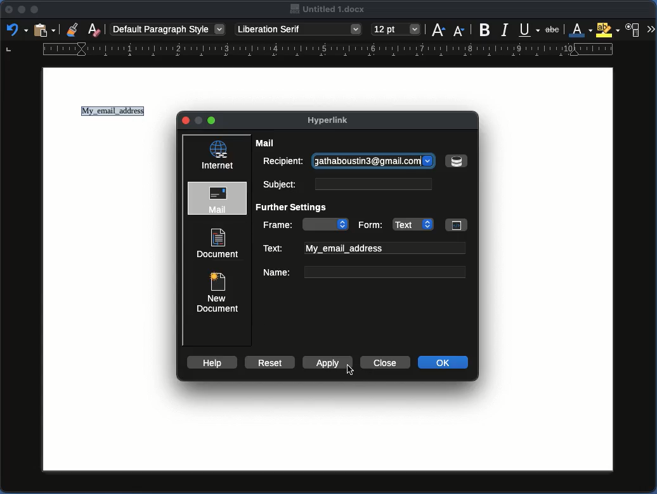  What do you see at coordinates (384, 362) in the screenshot?
I see `Close` at bounding box center [384, 362].